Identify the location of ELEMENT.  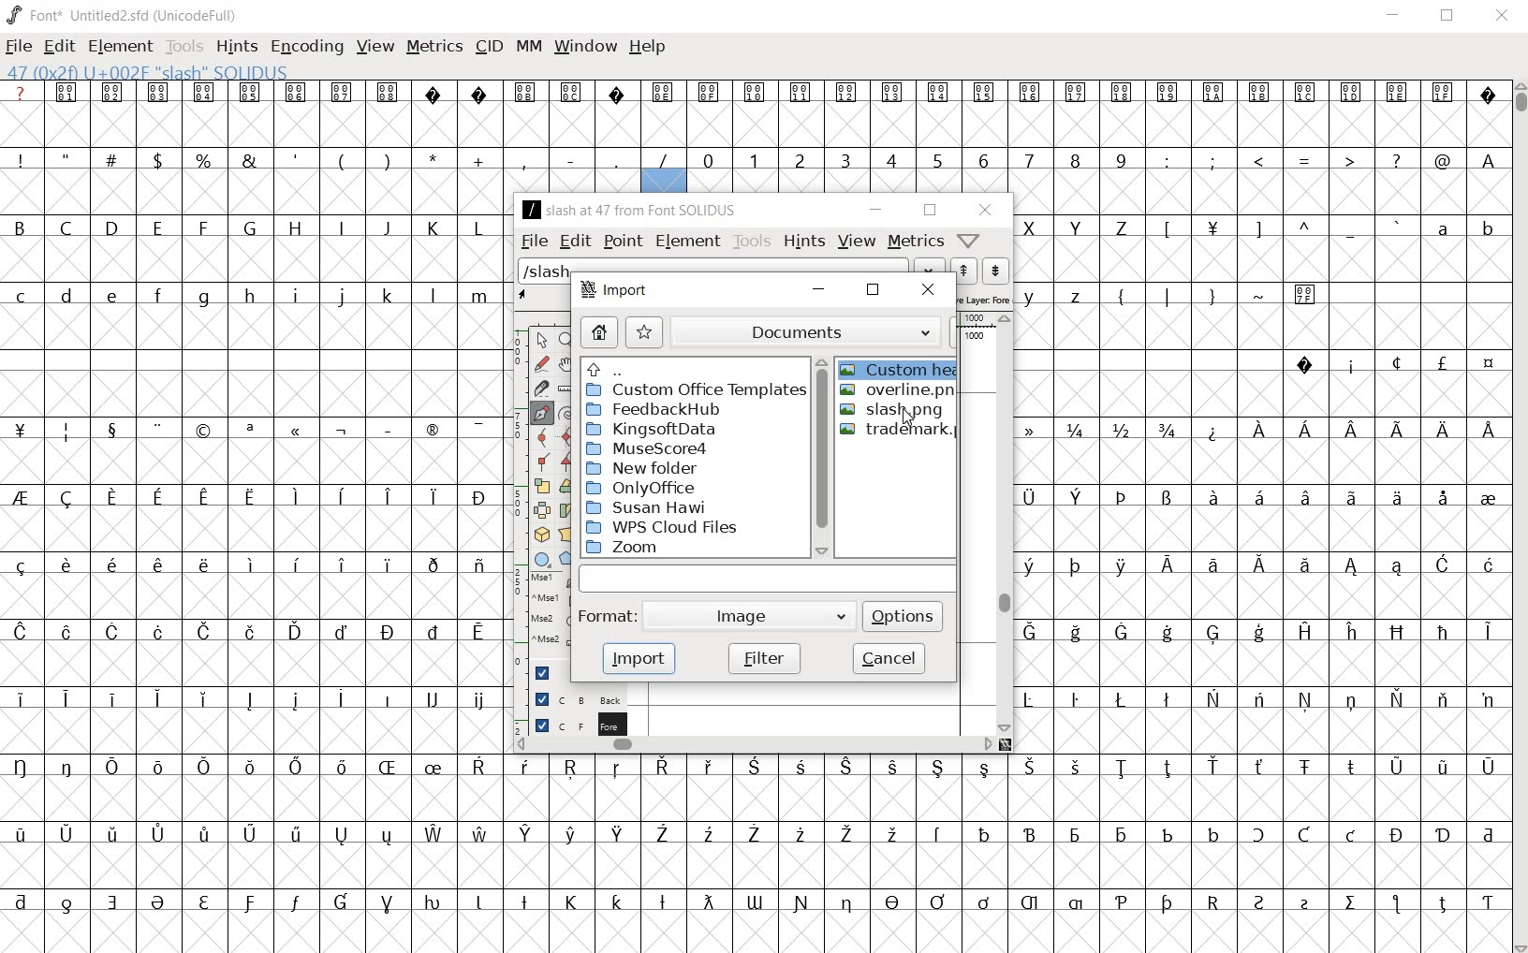
(120, 47).